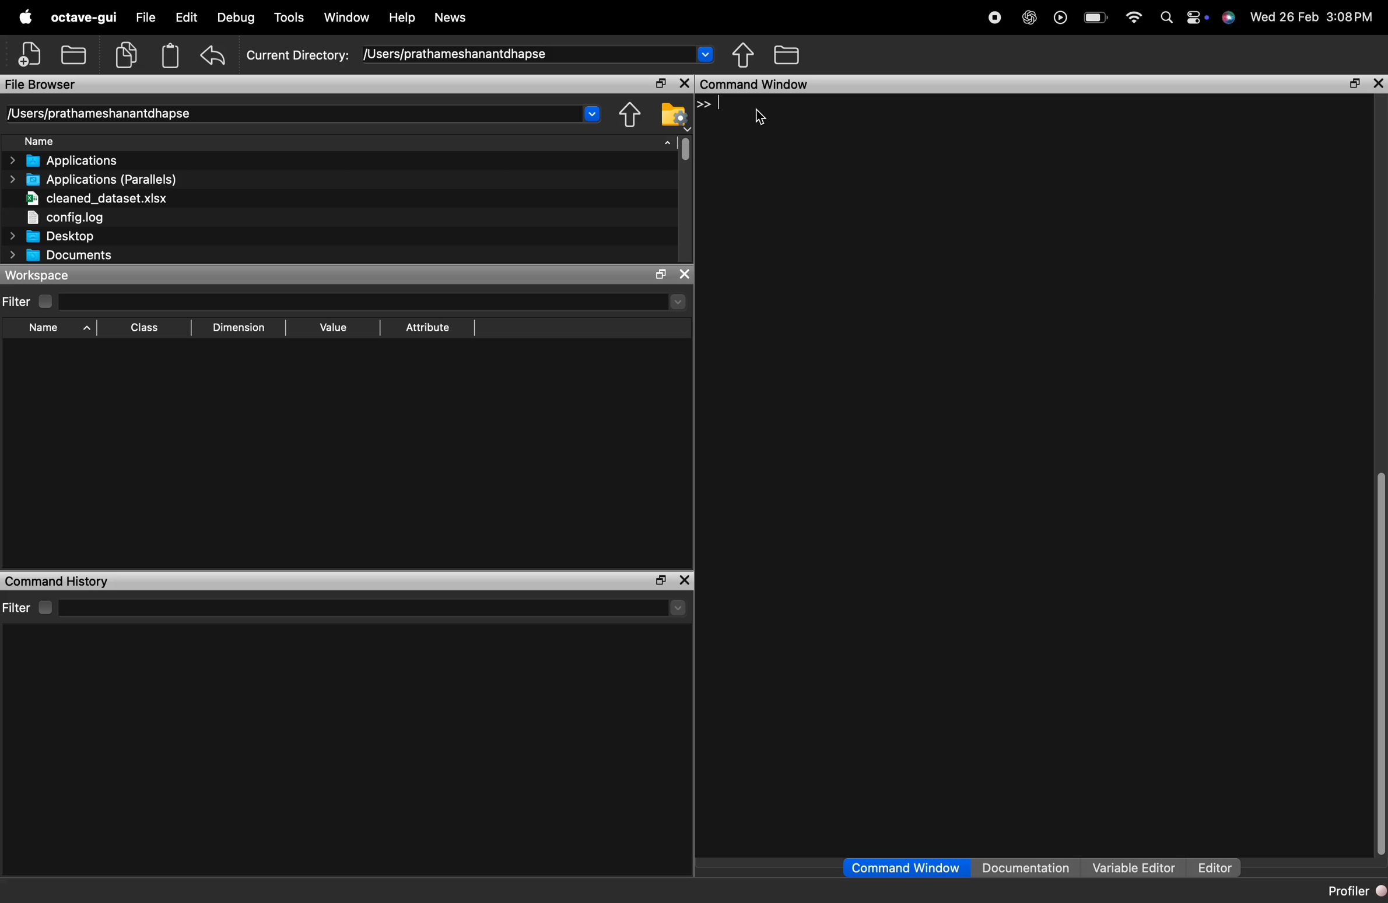  Describe the element at coordinates (93, 179) in the screenshot. I see `Applications (Parallels)` at that location.